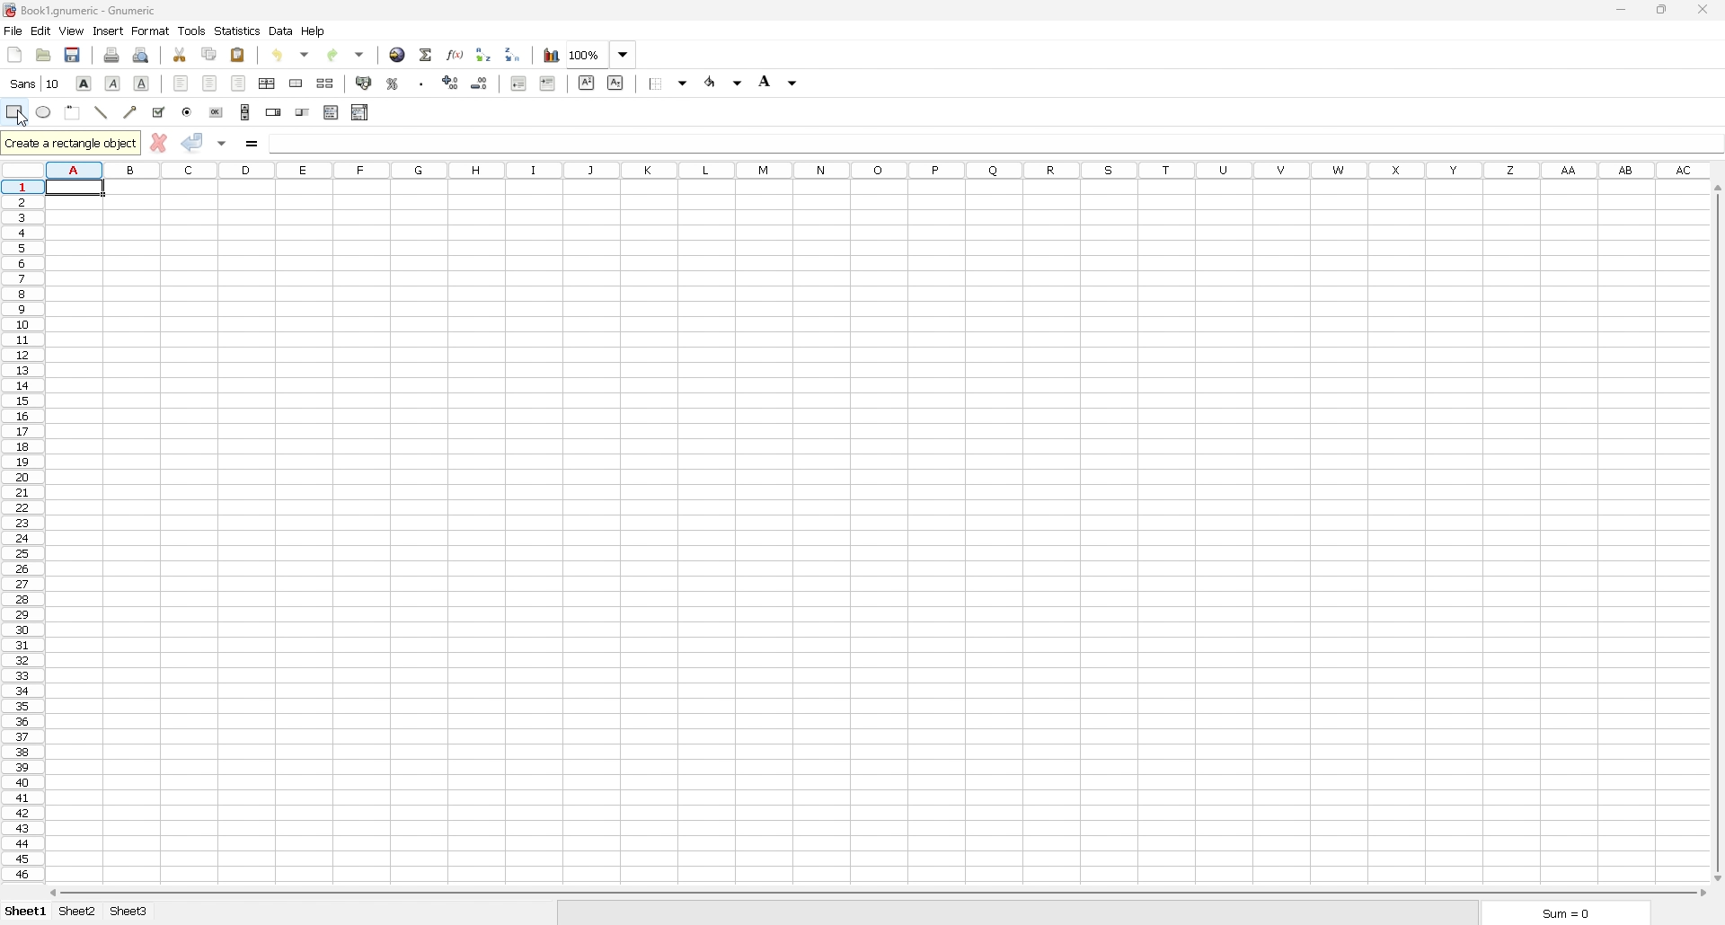 Image resolution: width=1725 pixels, height=925 pixels. Describe the element at coordinates (45, 112) in the screenshot. I see `ellipse` at that location.